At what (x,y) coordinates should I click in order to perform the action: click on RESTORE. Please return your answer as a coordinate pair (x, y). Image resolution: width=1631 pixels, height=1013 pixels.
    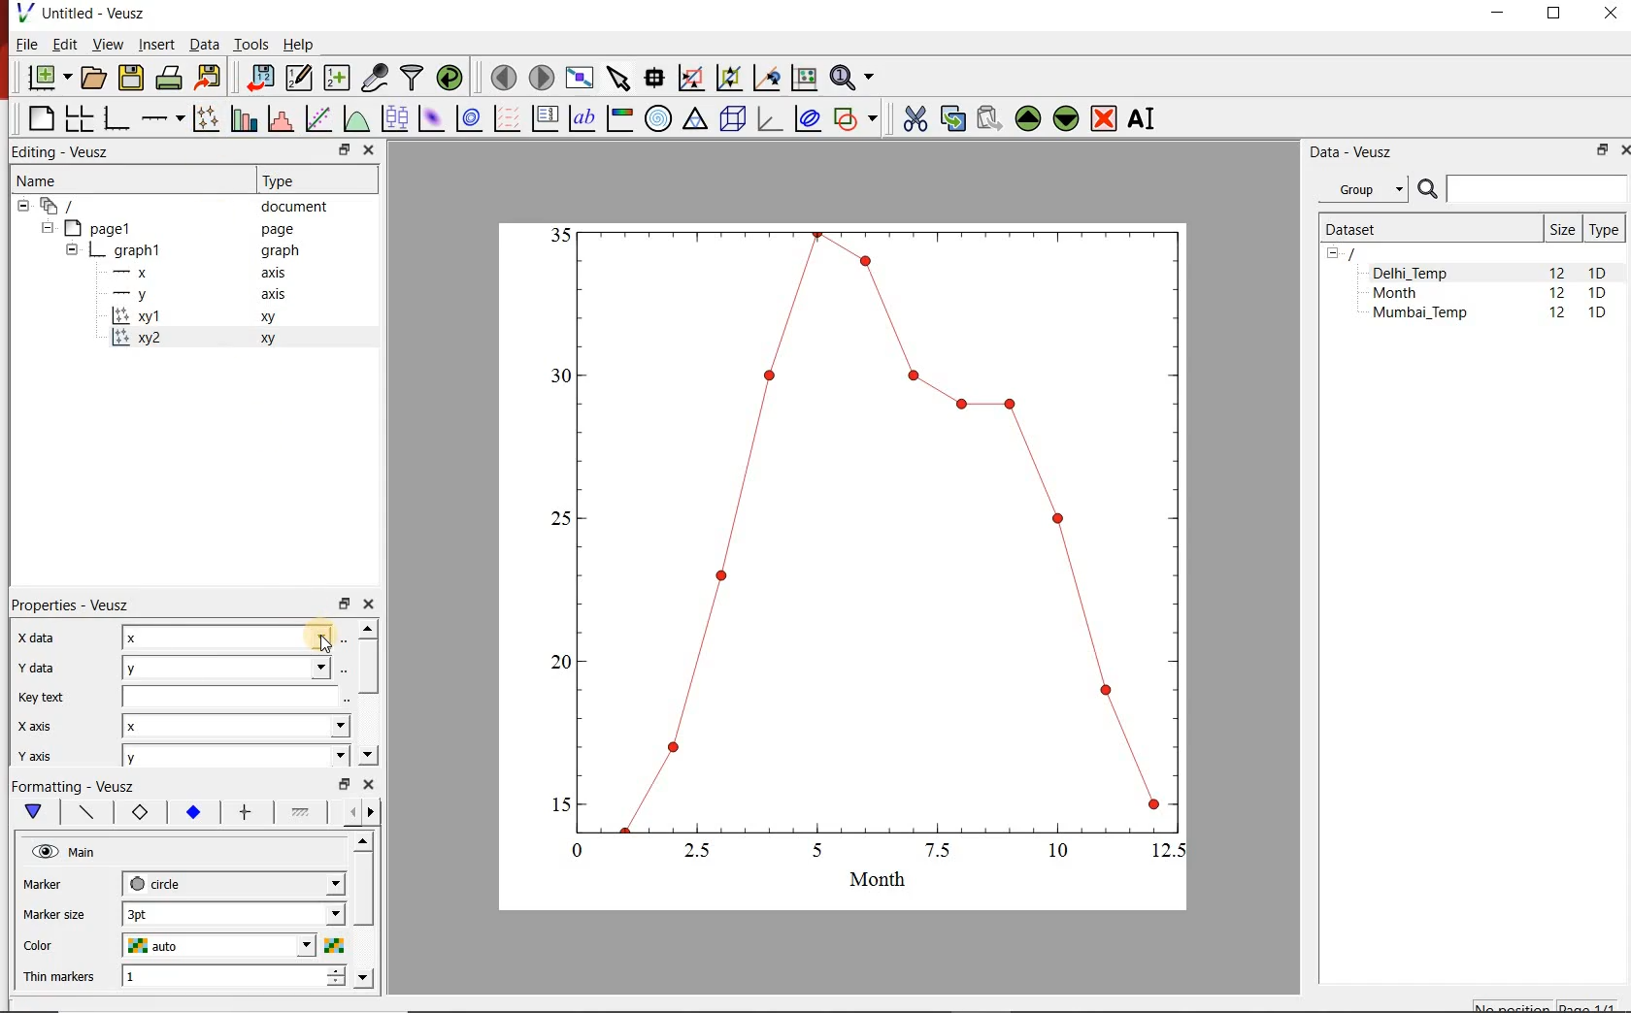
    Looking at the image, I should click on (1603, 150).